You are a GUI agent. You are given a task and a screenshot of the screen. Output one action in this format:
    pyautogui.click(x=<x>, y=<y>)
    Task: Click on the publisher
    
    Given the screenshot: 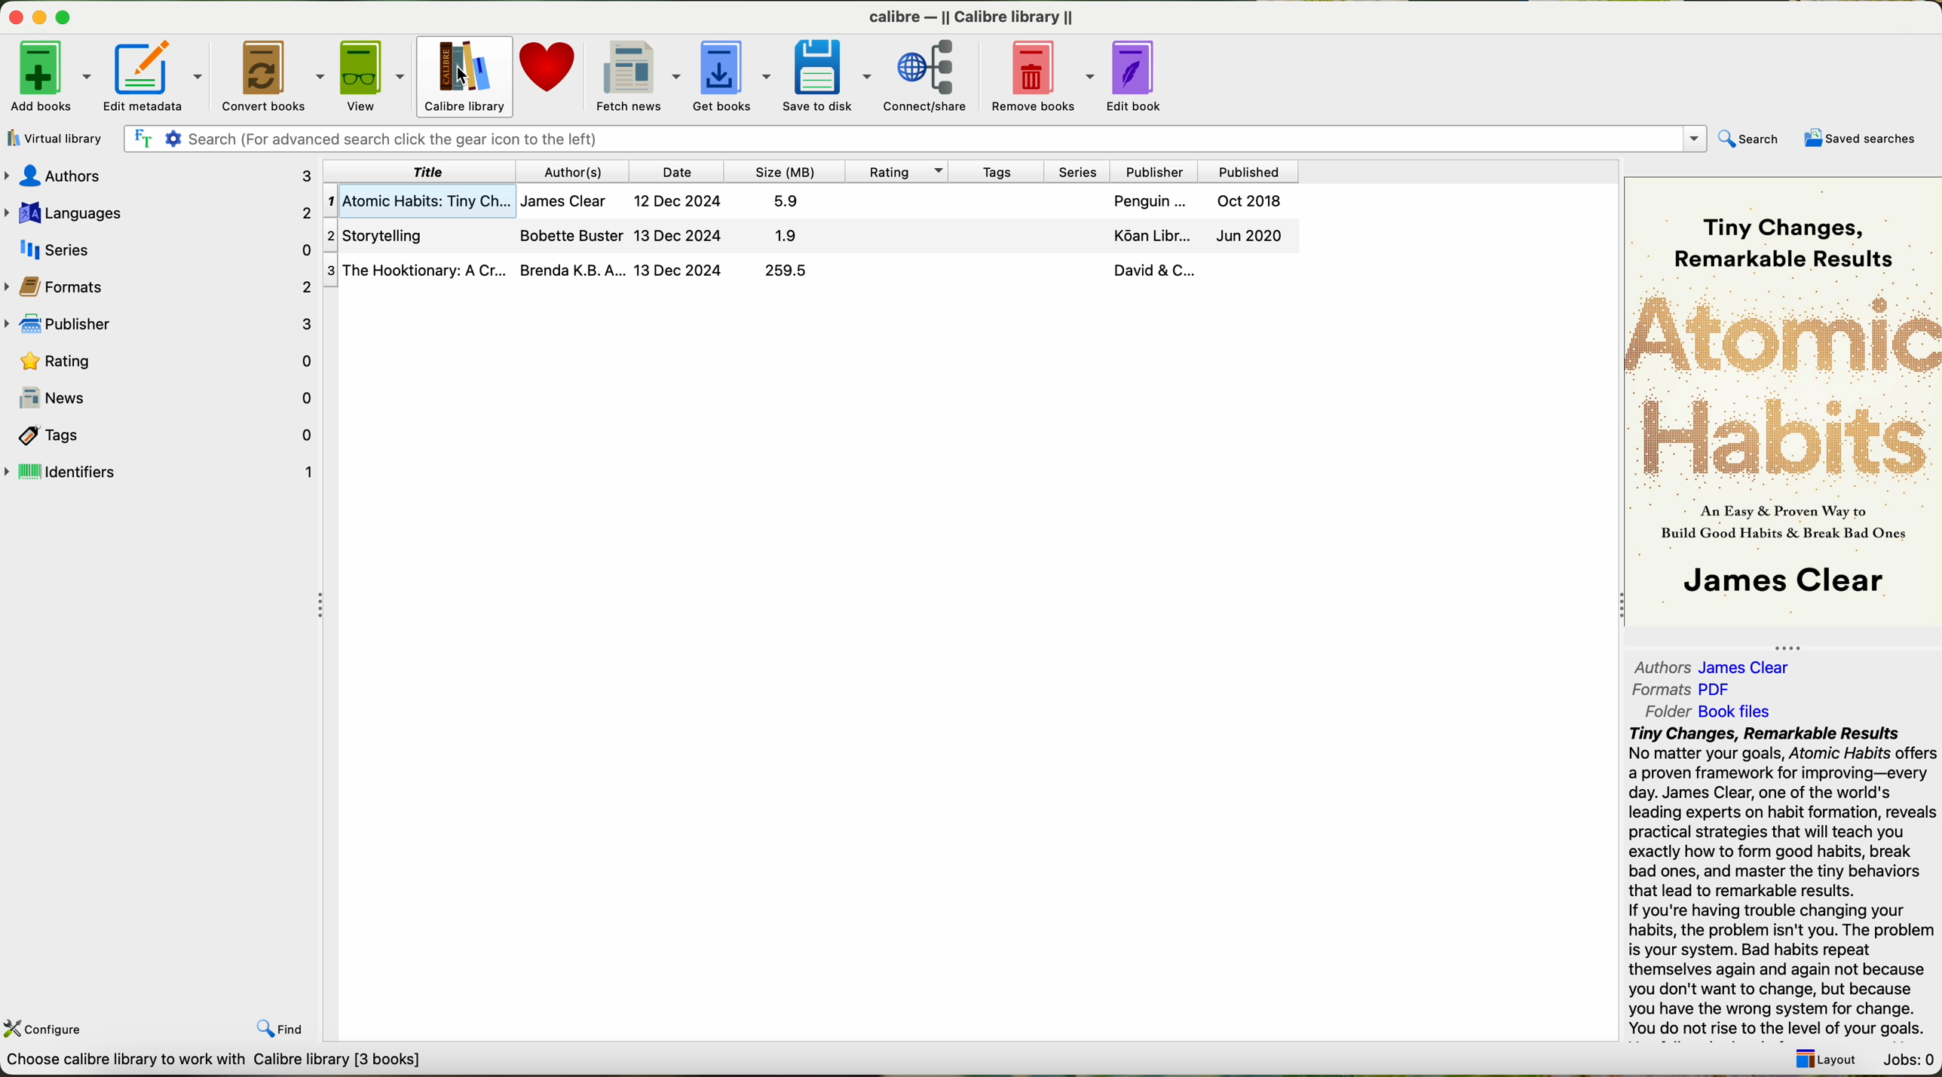 What is the action you would take?
    pyautogui.click(x=164, y=325)
    